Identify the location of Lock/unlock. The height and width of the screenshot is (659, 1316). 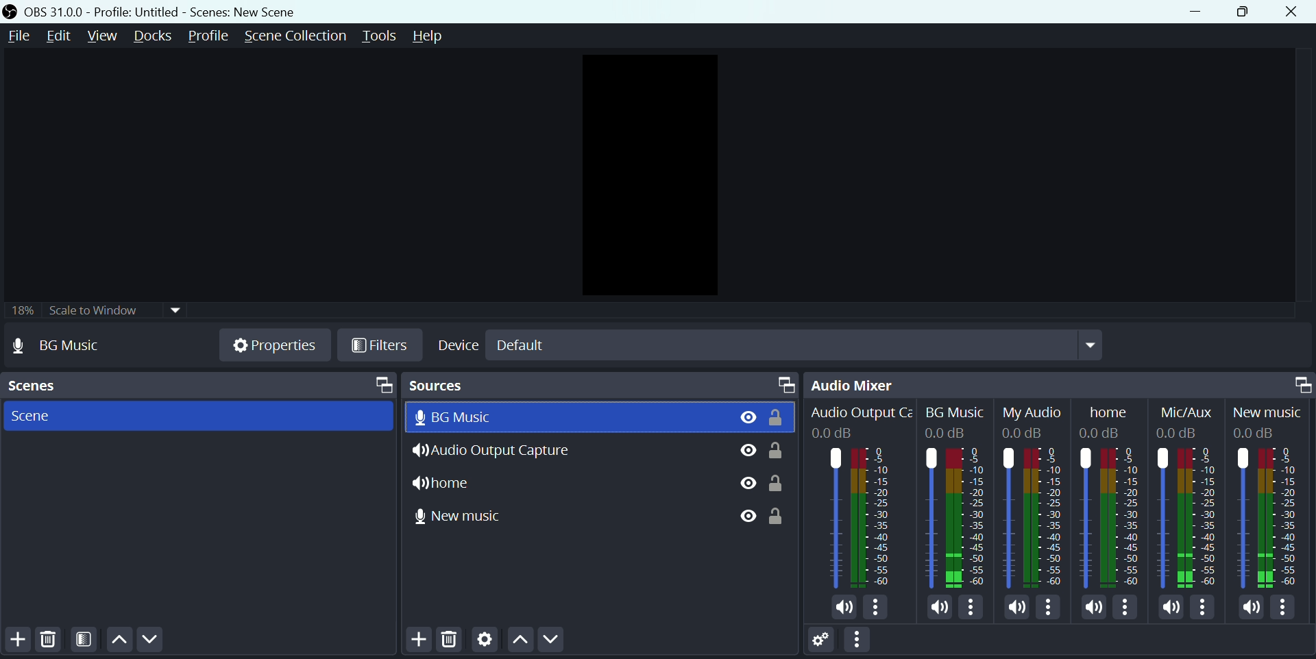
(777, 417).